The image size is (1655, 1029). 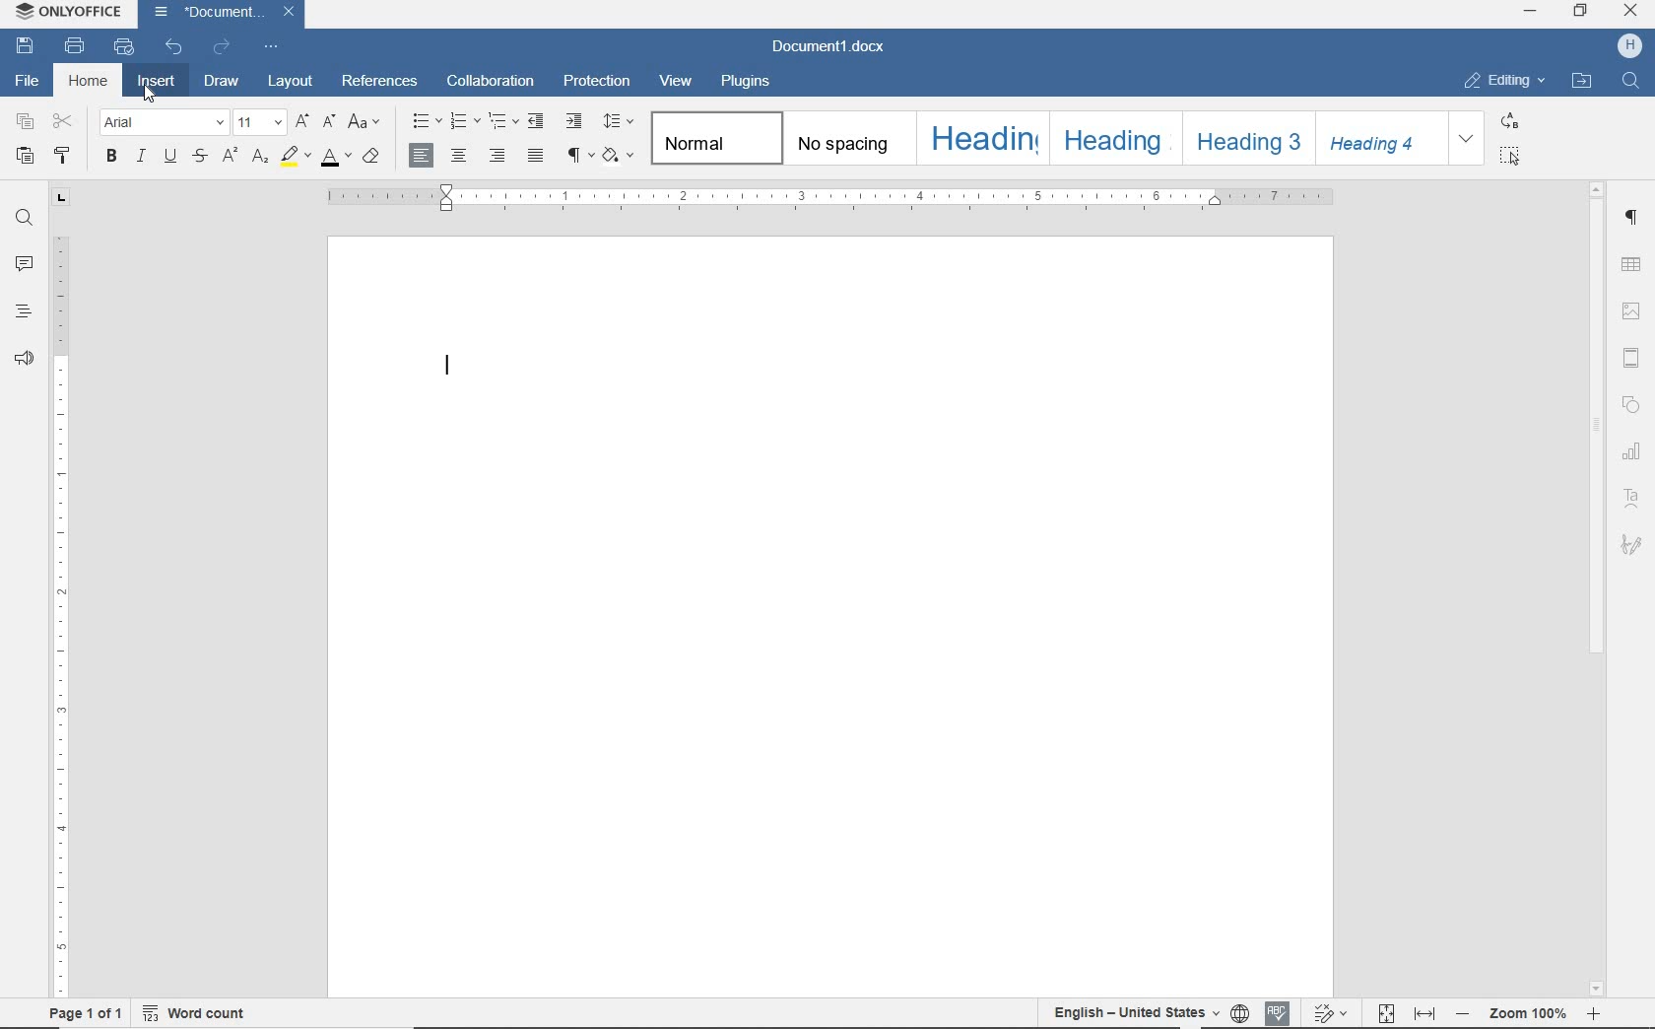 What do you see at coordinates (23, 123) in the screenshot?
I see `copy` at bounding box center [23, 123].